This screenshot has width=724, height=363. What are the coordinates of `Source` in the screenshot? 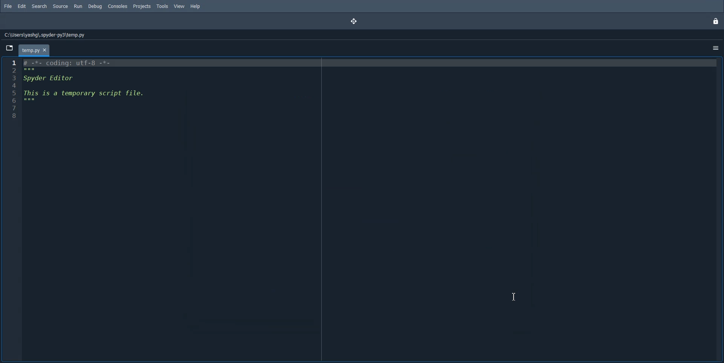 It's located at (60, 6).